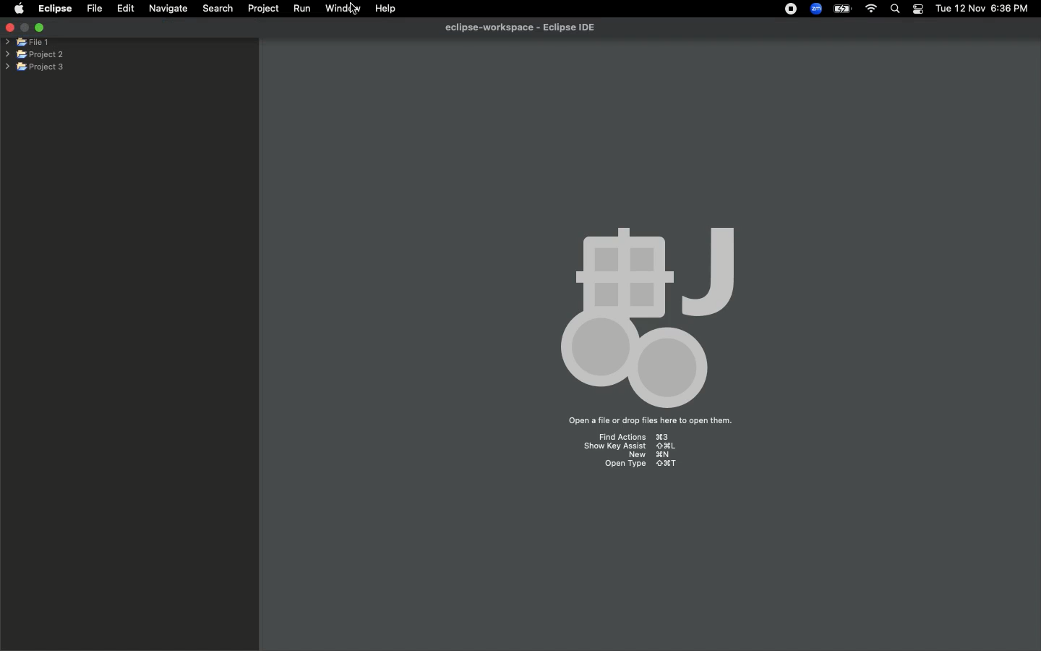 The width and height of the screenshot is (1041, 651). Describe the element at coordinates (126, 9) in the screenshot. I see `Edit` at that location.